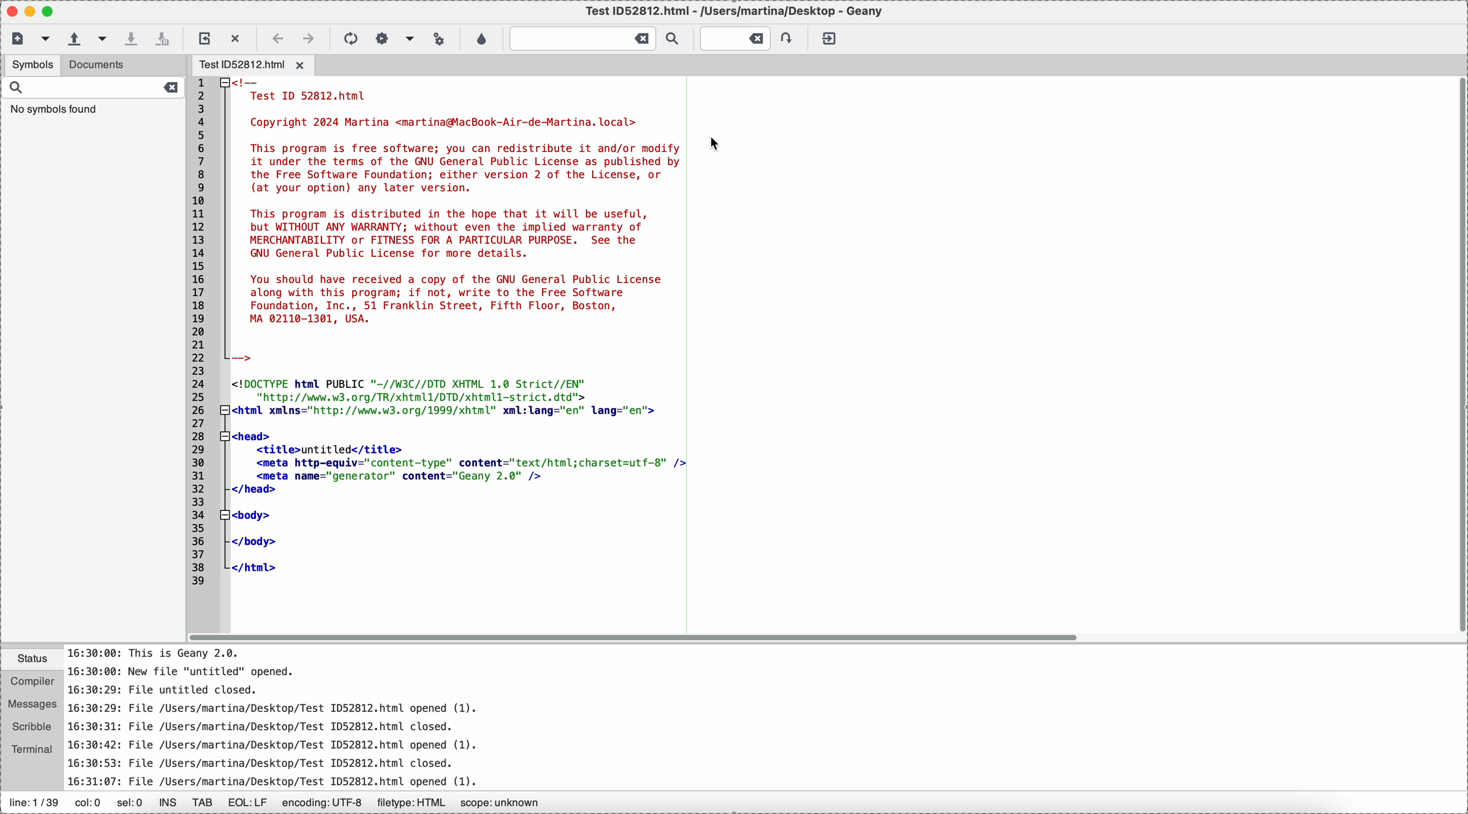  I want to click on choose color, so click(482, 40).